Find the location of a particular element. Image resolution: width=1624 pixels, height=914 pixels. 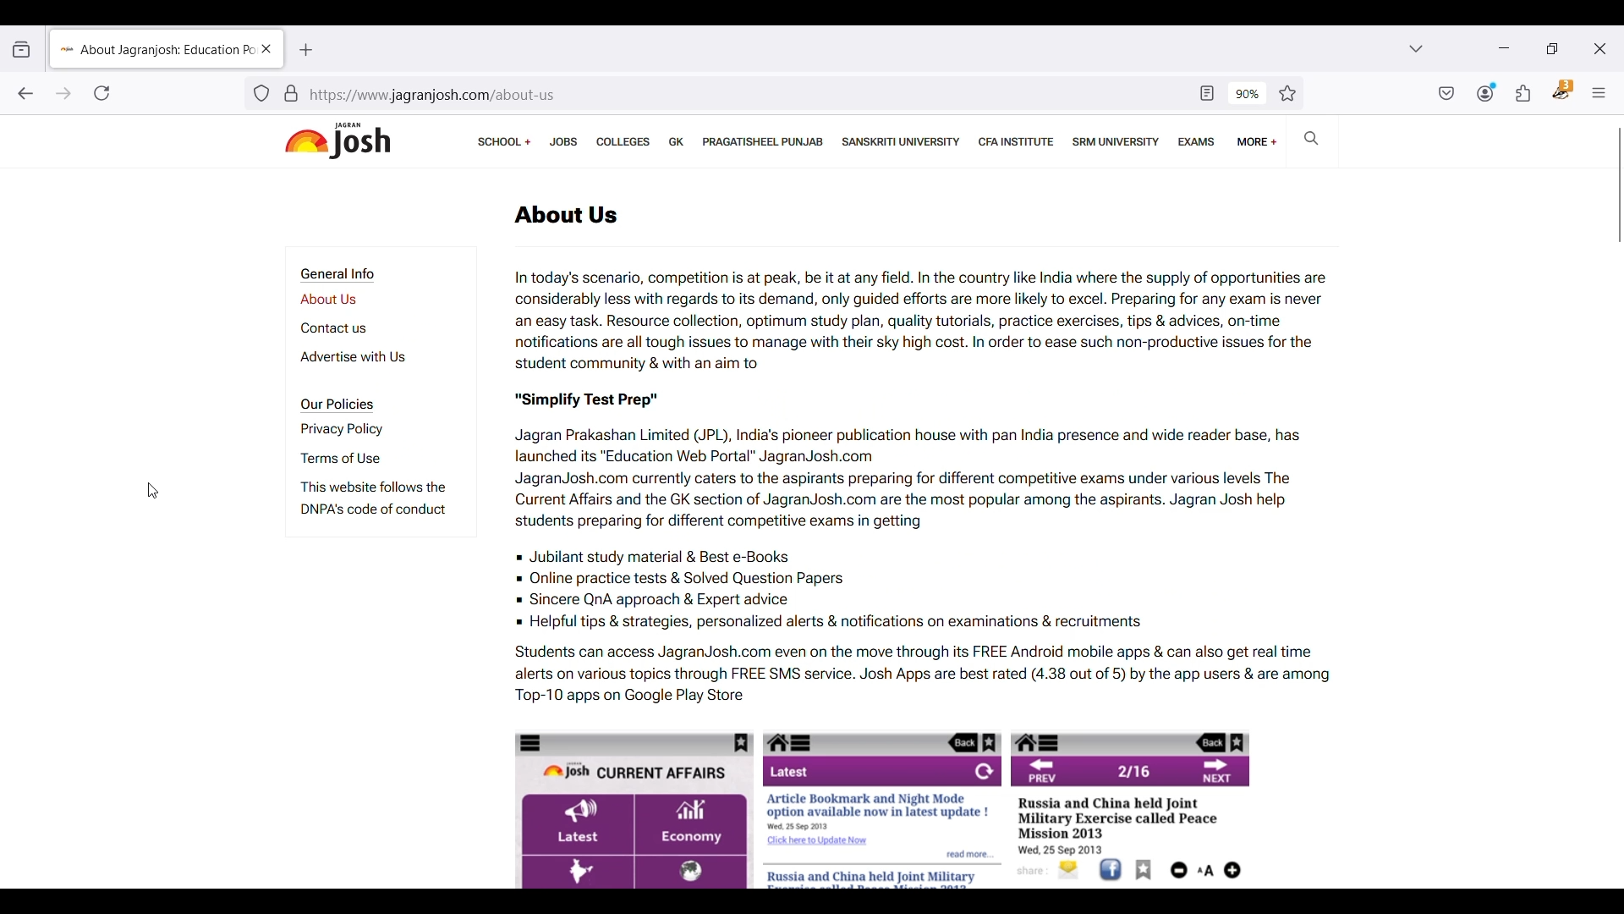

Jobs page is located at coordinates (563, 141).